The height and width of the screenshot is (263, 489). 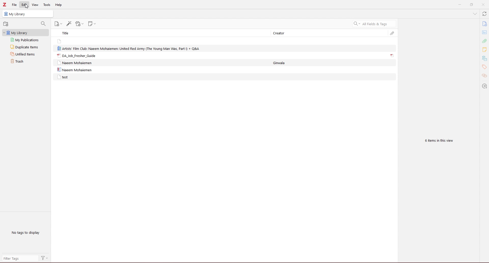 I want to click on note, so click(x=74, y=41).